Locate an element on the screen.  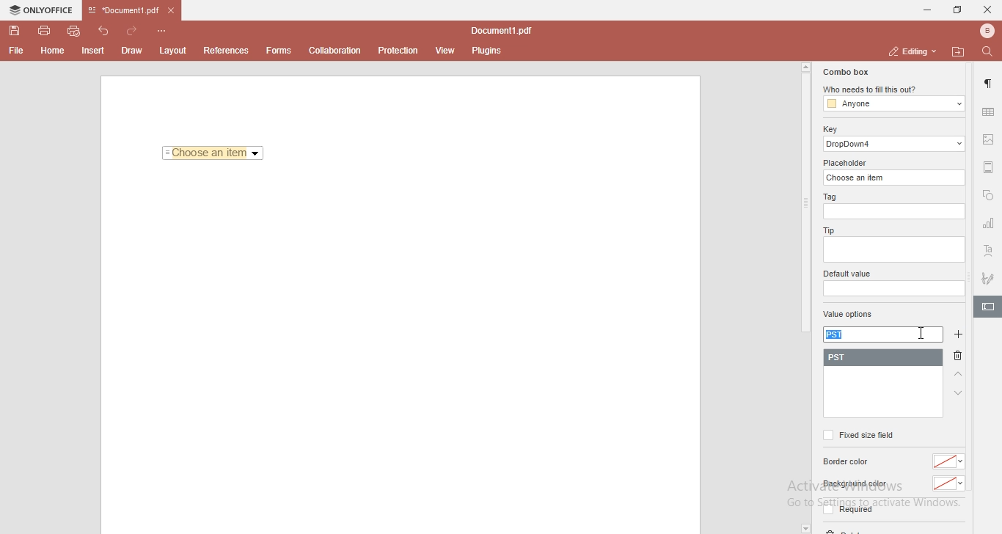
paragraph is located at coordinates (990, 84).